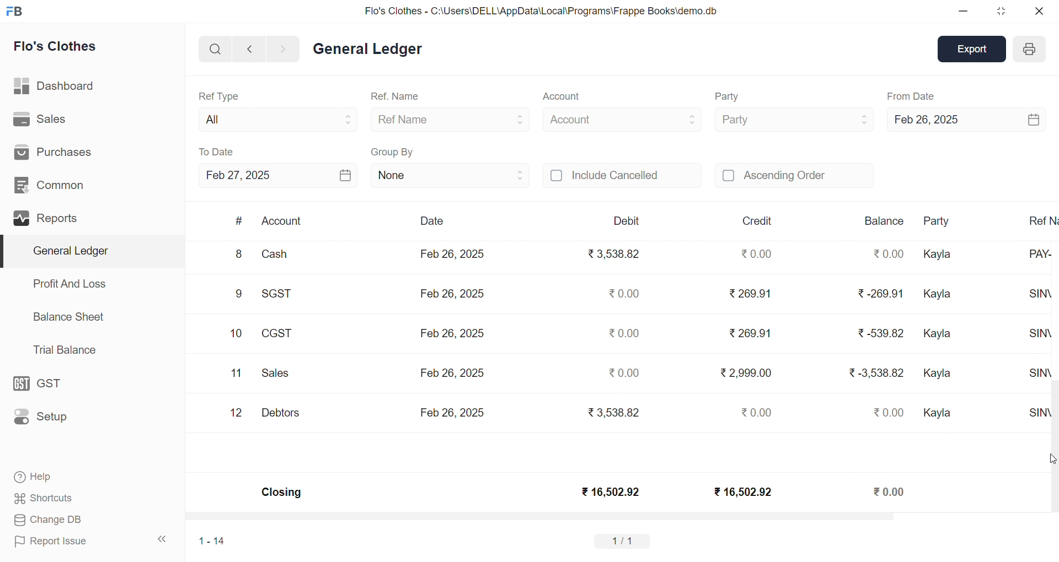 The width and height of the screenshot is (1059, 562). What do you see at coordinates (944, 221) in the screenshot?
I see `Party` at bounding box center [944, 221].